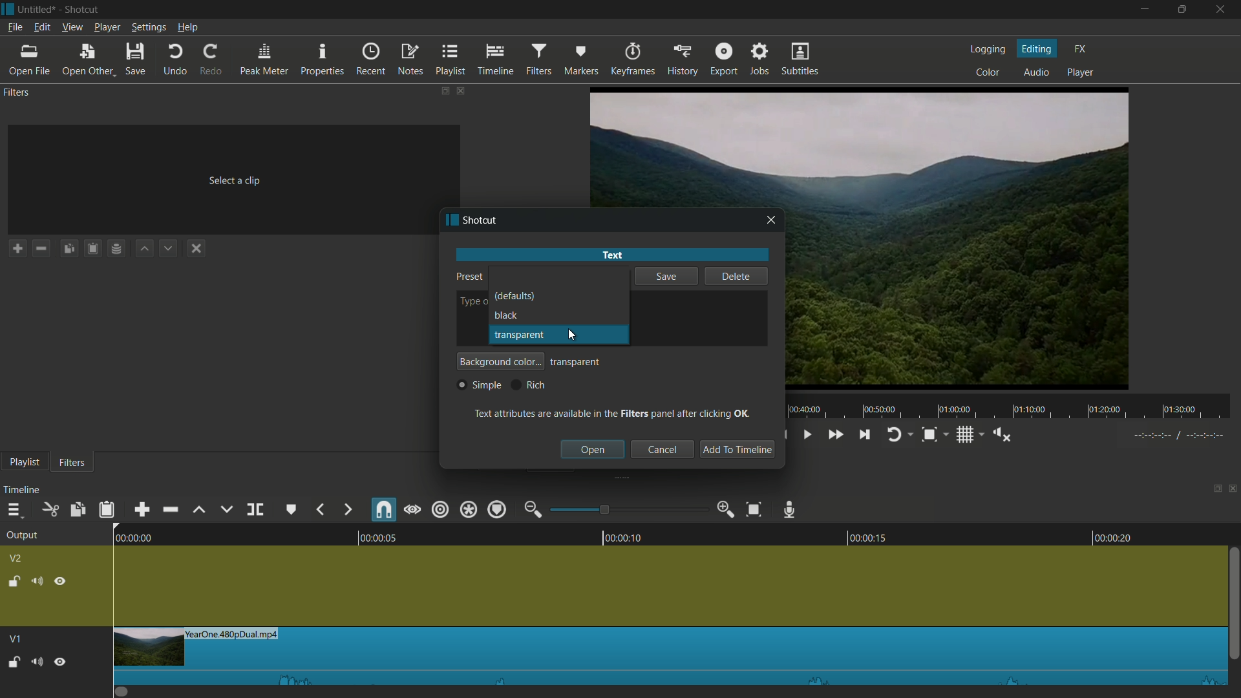 Image resolution: width=1241 pixels, height=698 pixels. I want to click on player menu, so click(107, 27).